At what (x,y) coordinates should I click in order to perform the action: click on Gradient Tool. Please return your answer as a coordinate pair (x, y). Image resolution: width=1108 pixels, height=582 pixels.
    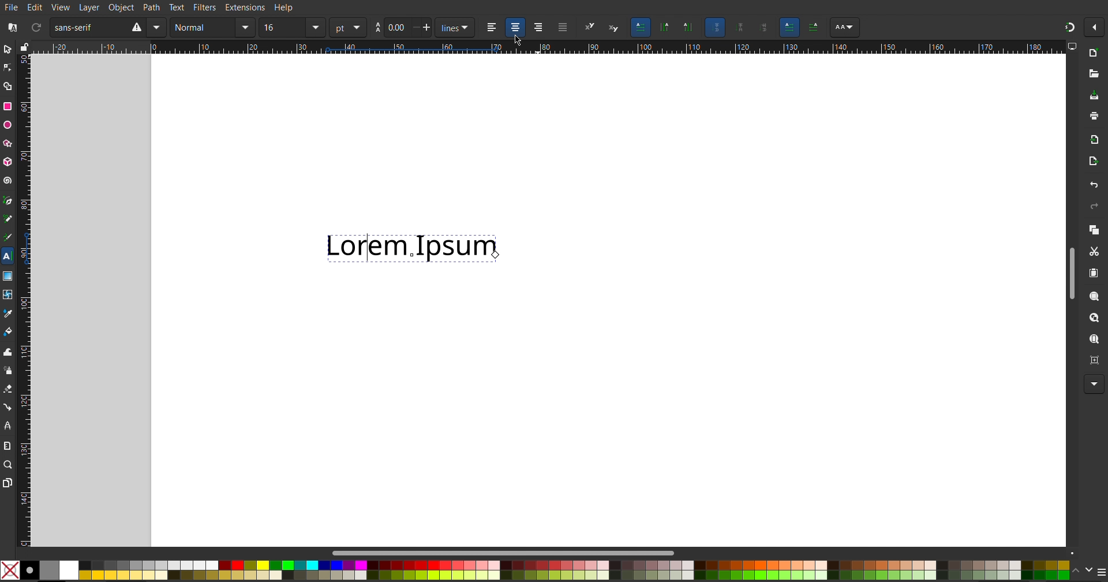
    Looking at the image, I should click on (9, 278).